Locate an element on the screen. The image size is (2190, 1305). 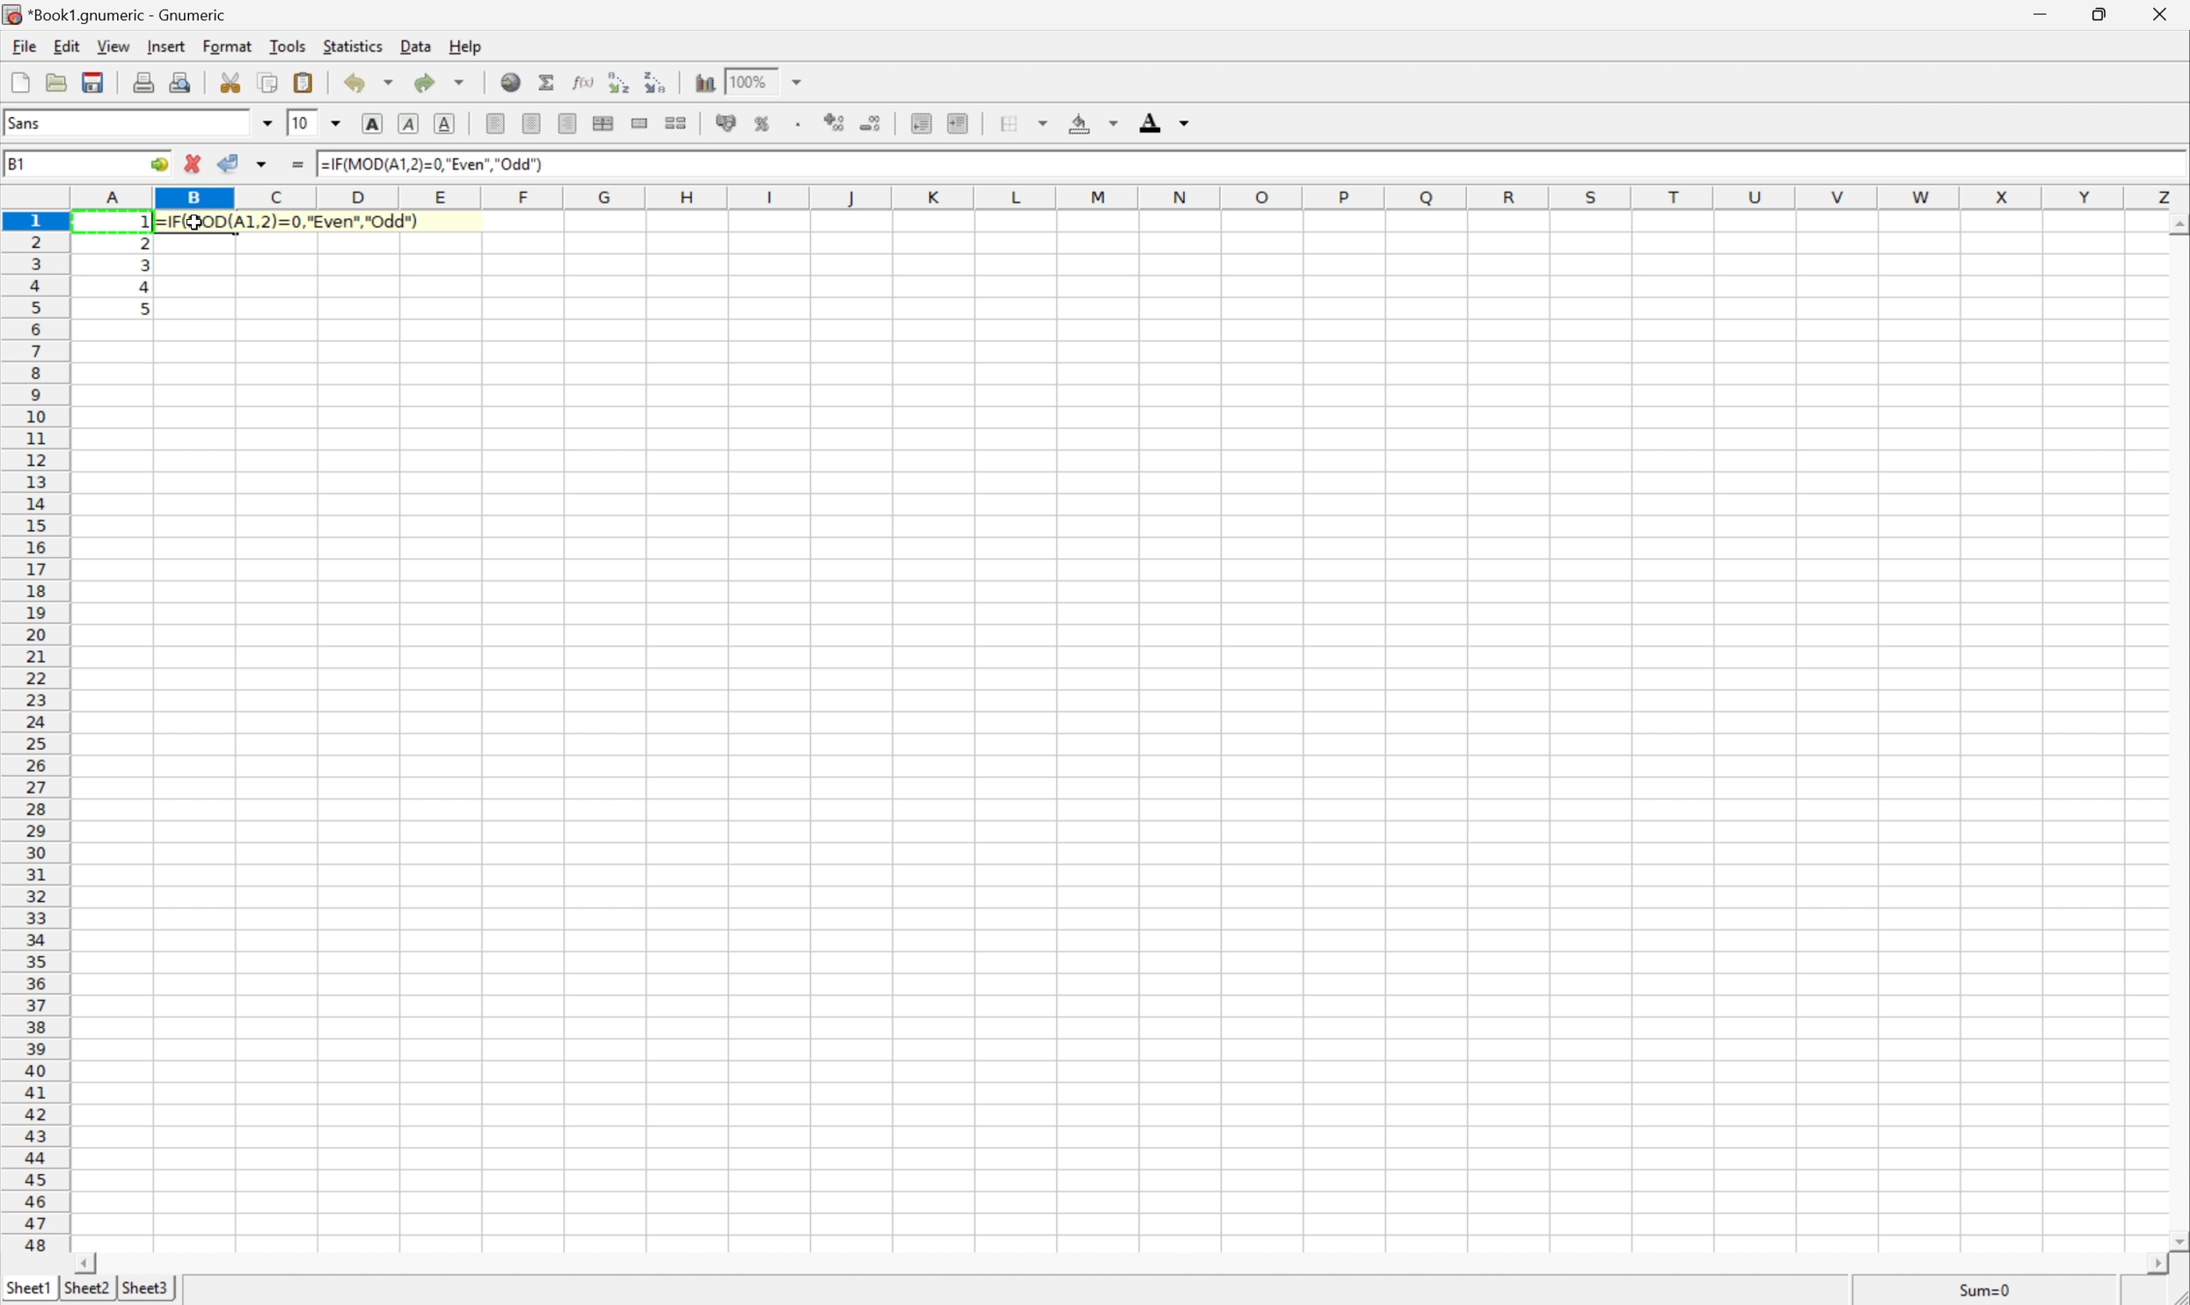
Decrease indent, and align the contents to the left is located at coordinates (922, 120).